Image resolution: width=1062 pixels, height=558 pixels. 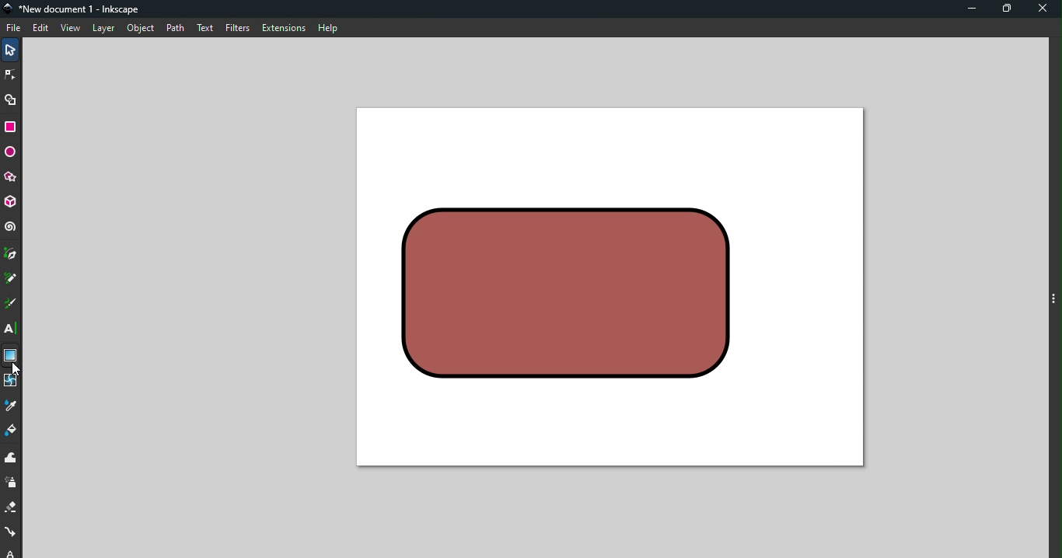 What do you see at coordinates (11, 9) in the screenshot?
I see `logo` at bounding box center [11, 9].